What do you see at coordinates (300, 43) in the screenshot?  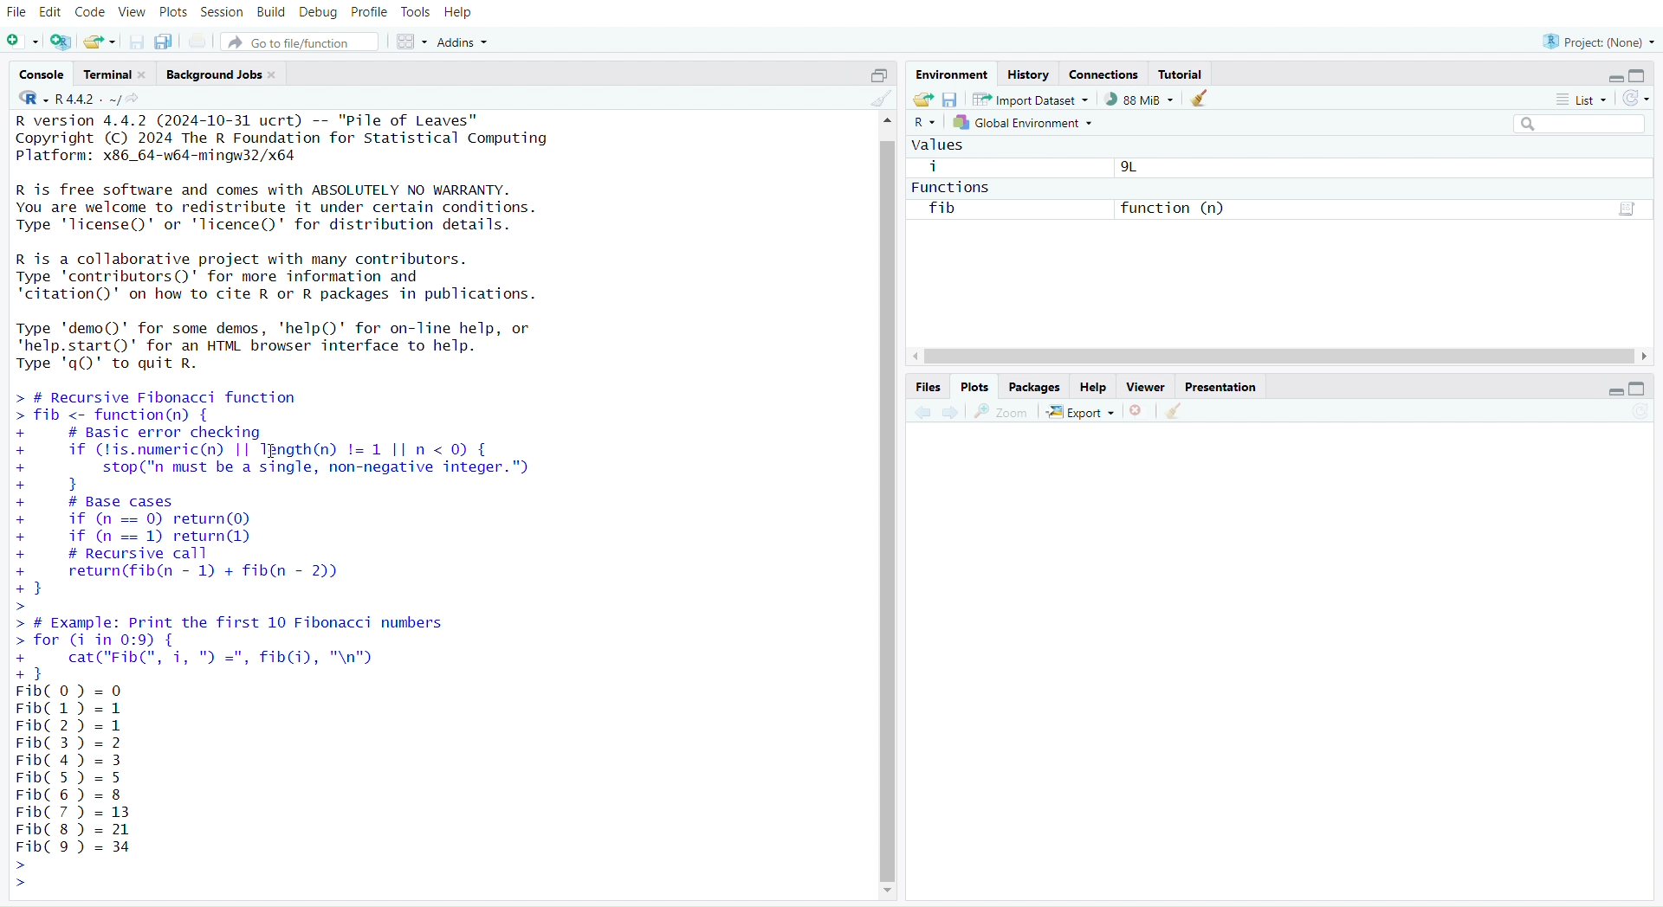 I see `go to file/function` at bounding box center [300, 43].